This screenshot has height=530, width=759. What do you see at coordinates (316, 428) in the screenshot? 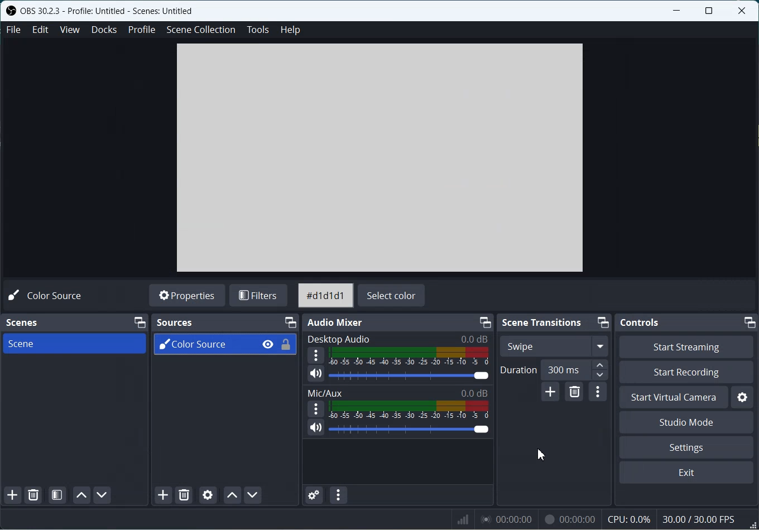
I see `Mute / Unmute` at bounding box center [316, 428].